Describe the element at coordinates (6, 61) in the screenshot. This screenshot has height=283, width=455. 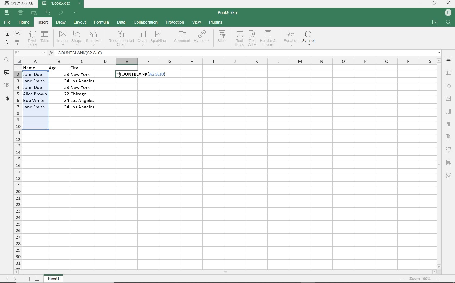
I see `FIND` at that location.